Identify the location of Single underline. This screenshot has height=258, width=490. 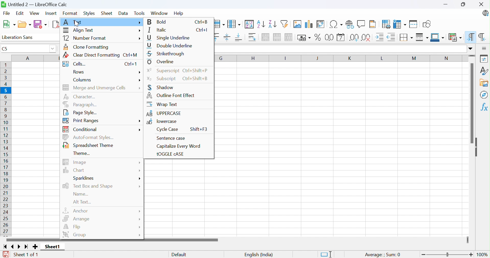
(169, 37).